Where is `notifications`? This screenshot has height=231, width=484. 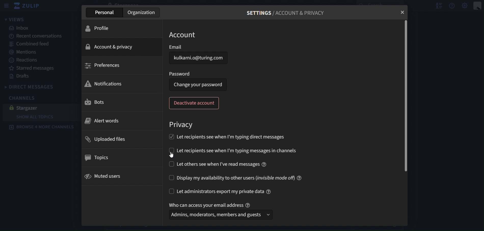 notifications is located at coordinates (105, 84).